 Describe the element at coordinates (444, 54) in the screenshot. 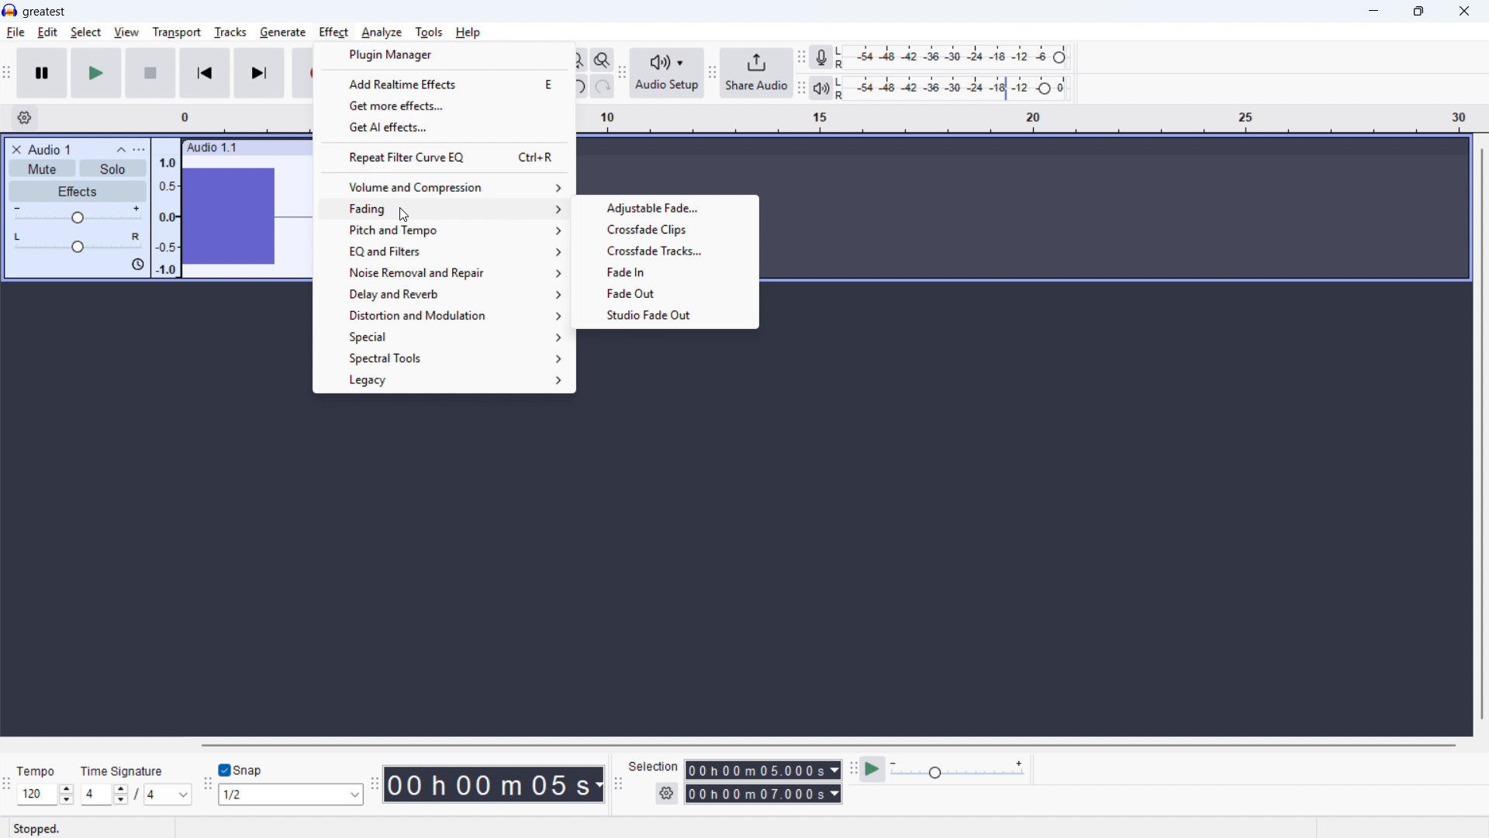

I see `Plug in manager ` at that location.